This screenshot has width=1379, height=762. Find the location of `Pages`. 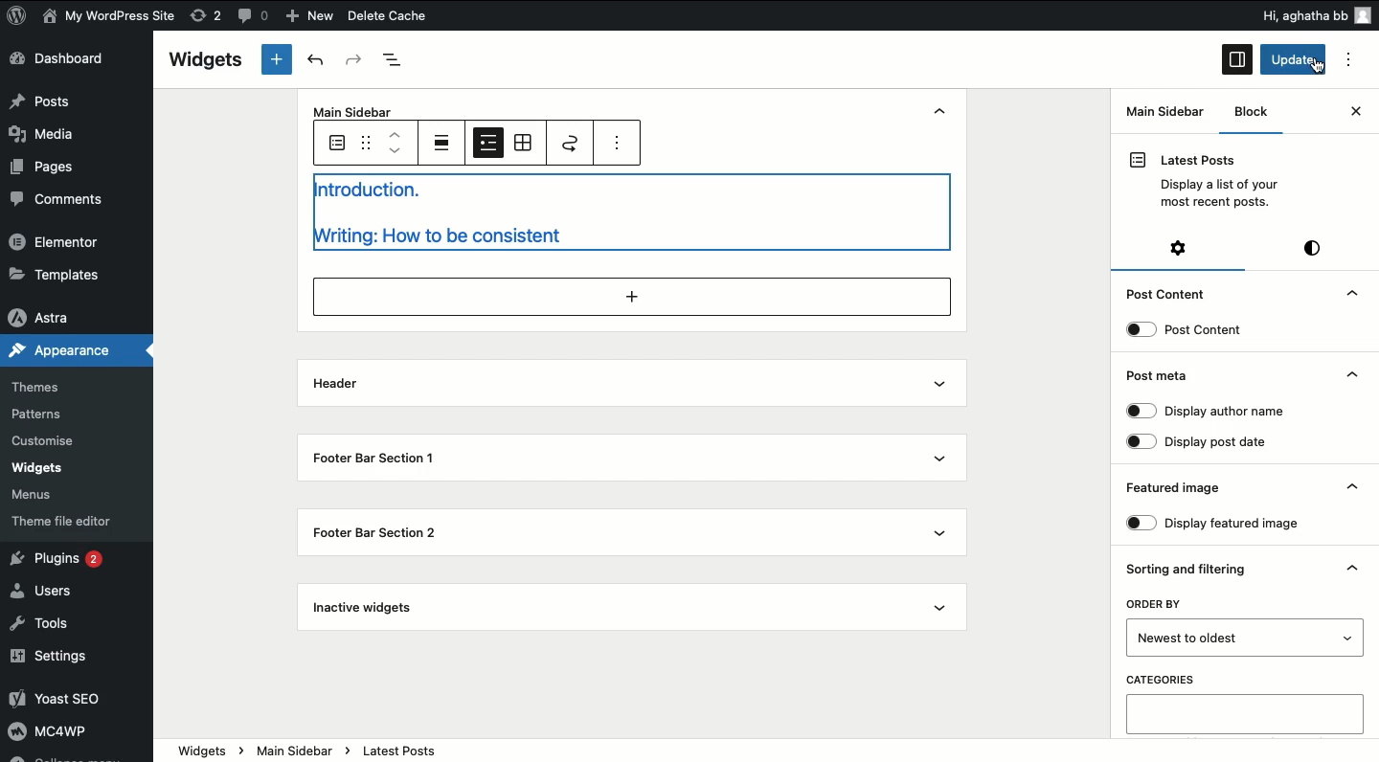

Pages is located at coordinates (43, 167).